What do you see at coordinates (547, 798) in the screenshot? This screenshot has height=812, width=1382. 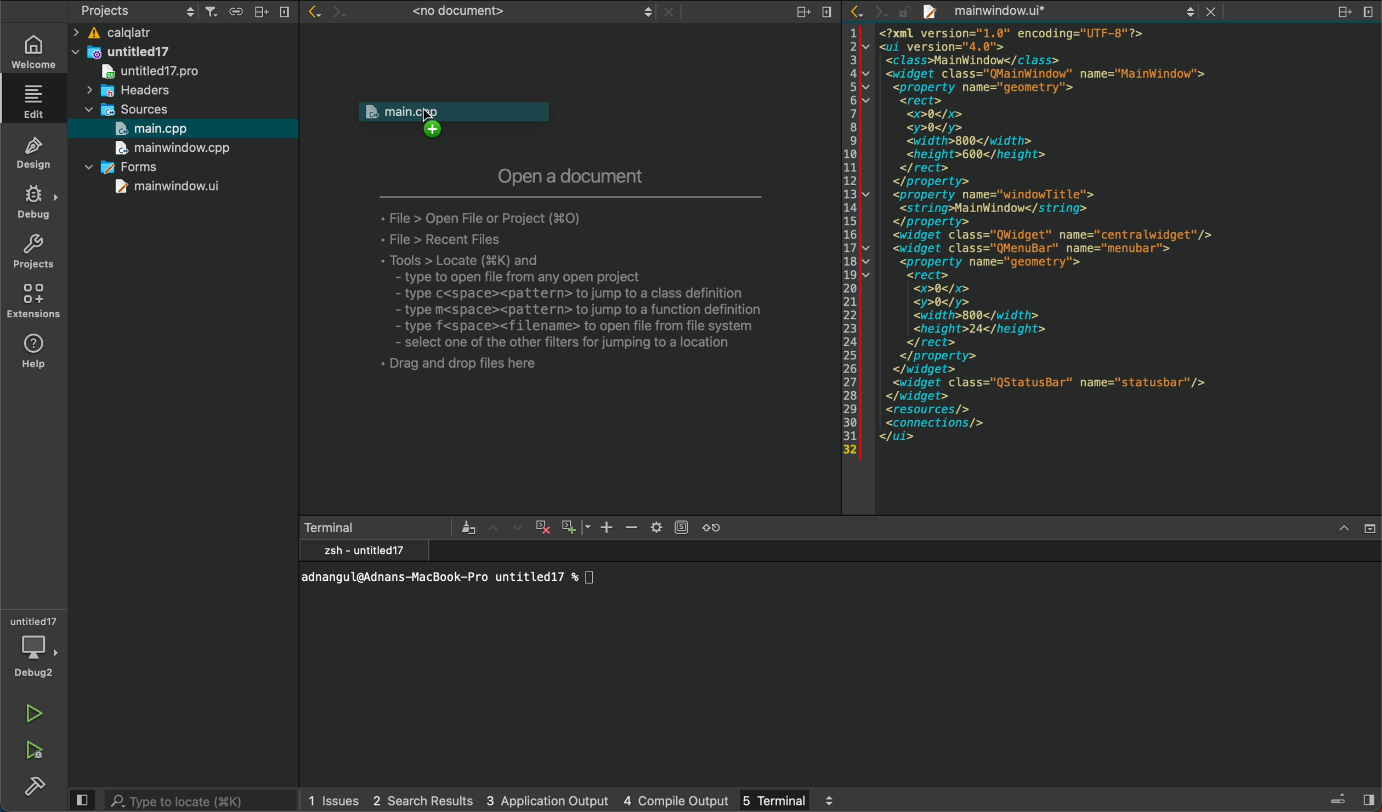 I see `application output` at bounding box center [547, 798].